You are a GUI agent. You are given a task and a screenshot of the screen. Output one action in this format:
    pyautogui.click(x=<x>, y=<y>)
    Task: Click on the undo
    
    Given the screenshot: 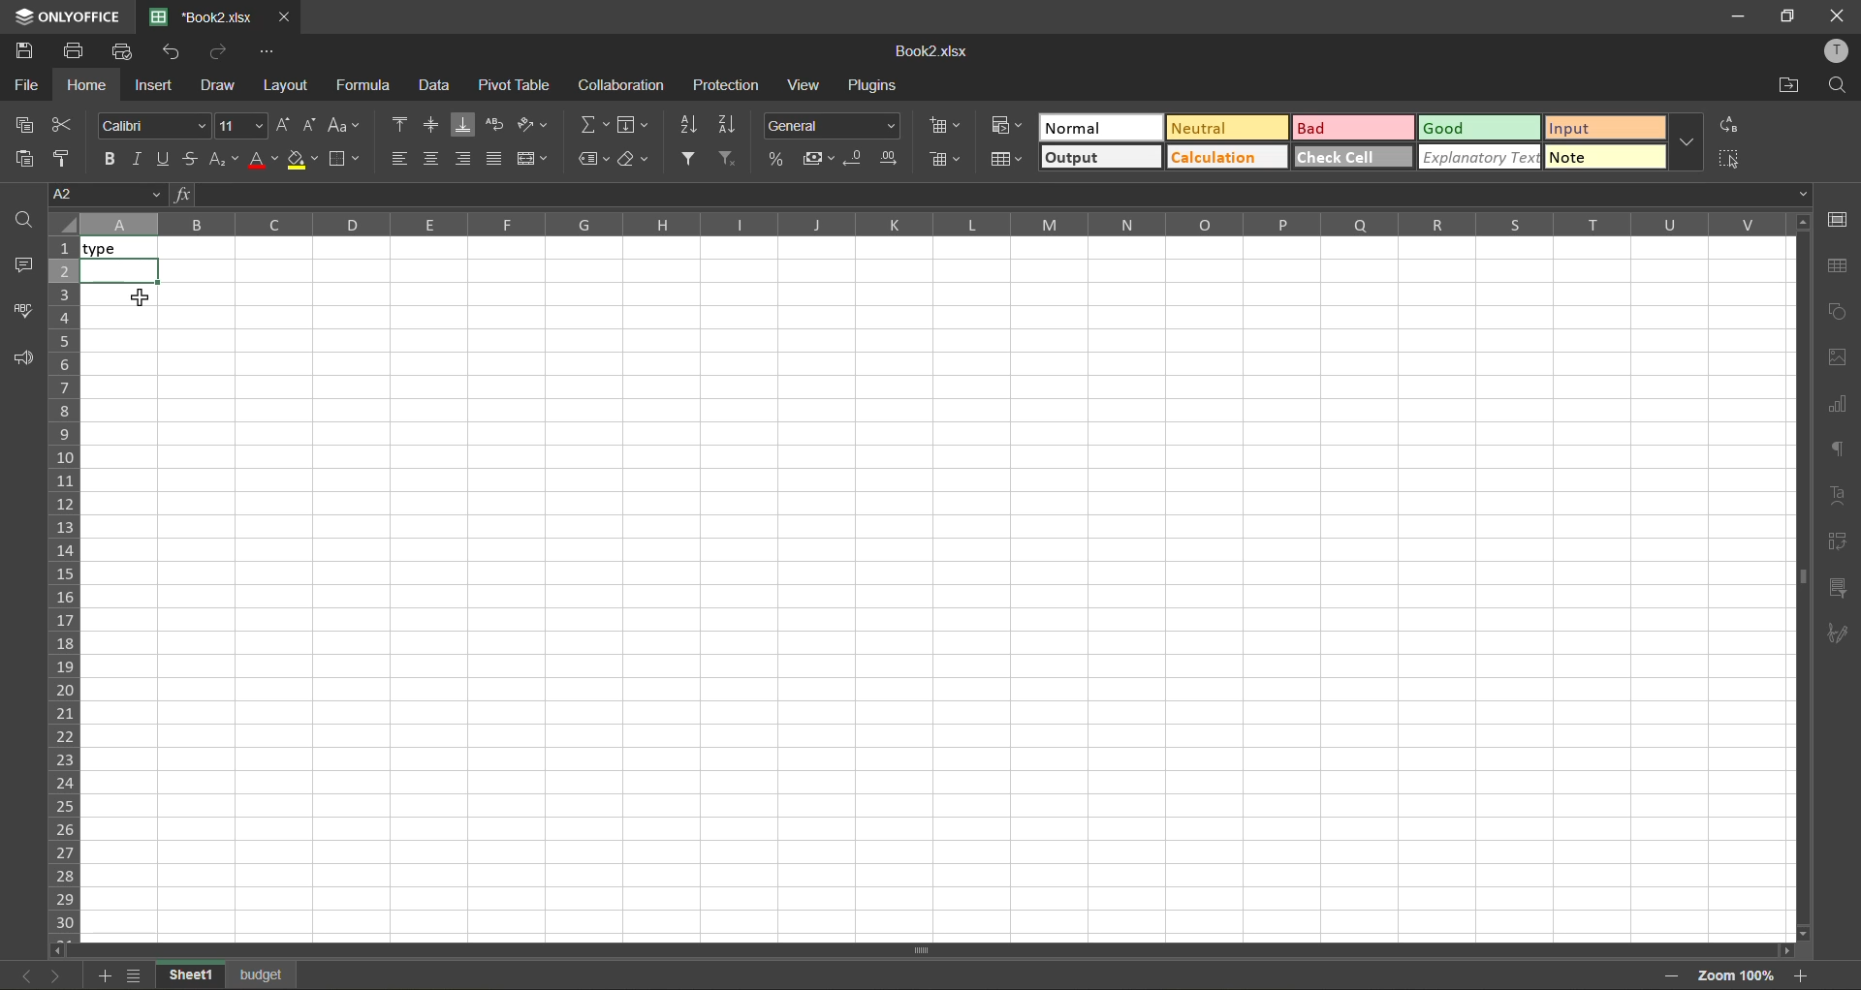 What is the action you would take?
    pyautogui.click(x=176, y=51)
    